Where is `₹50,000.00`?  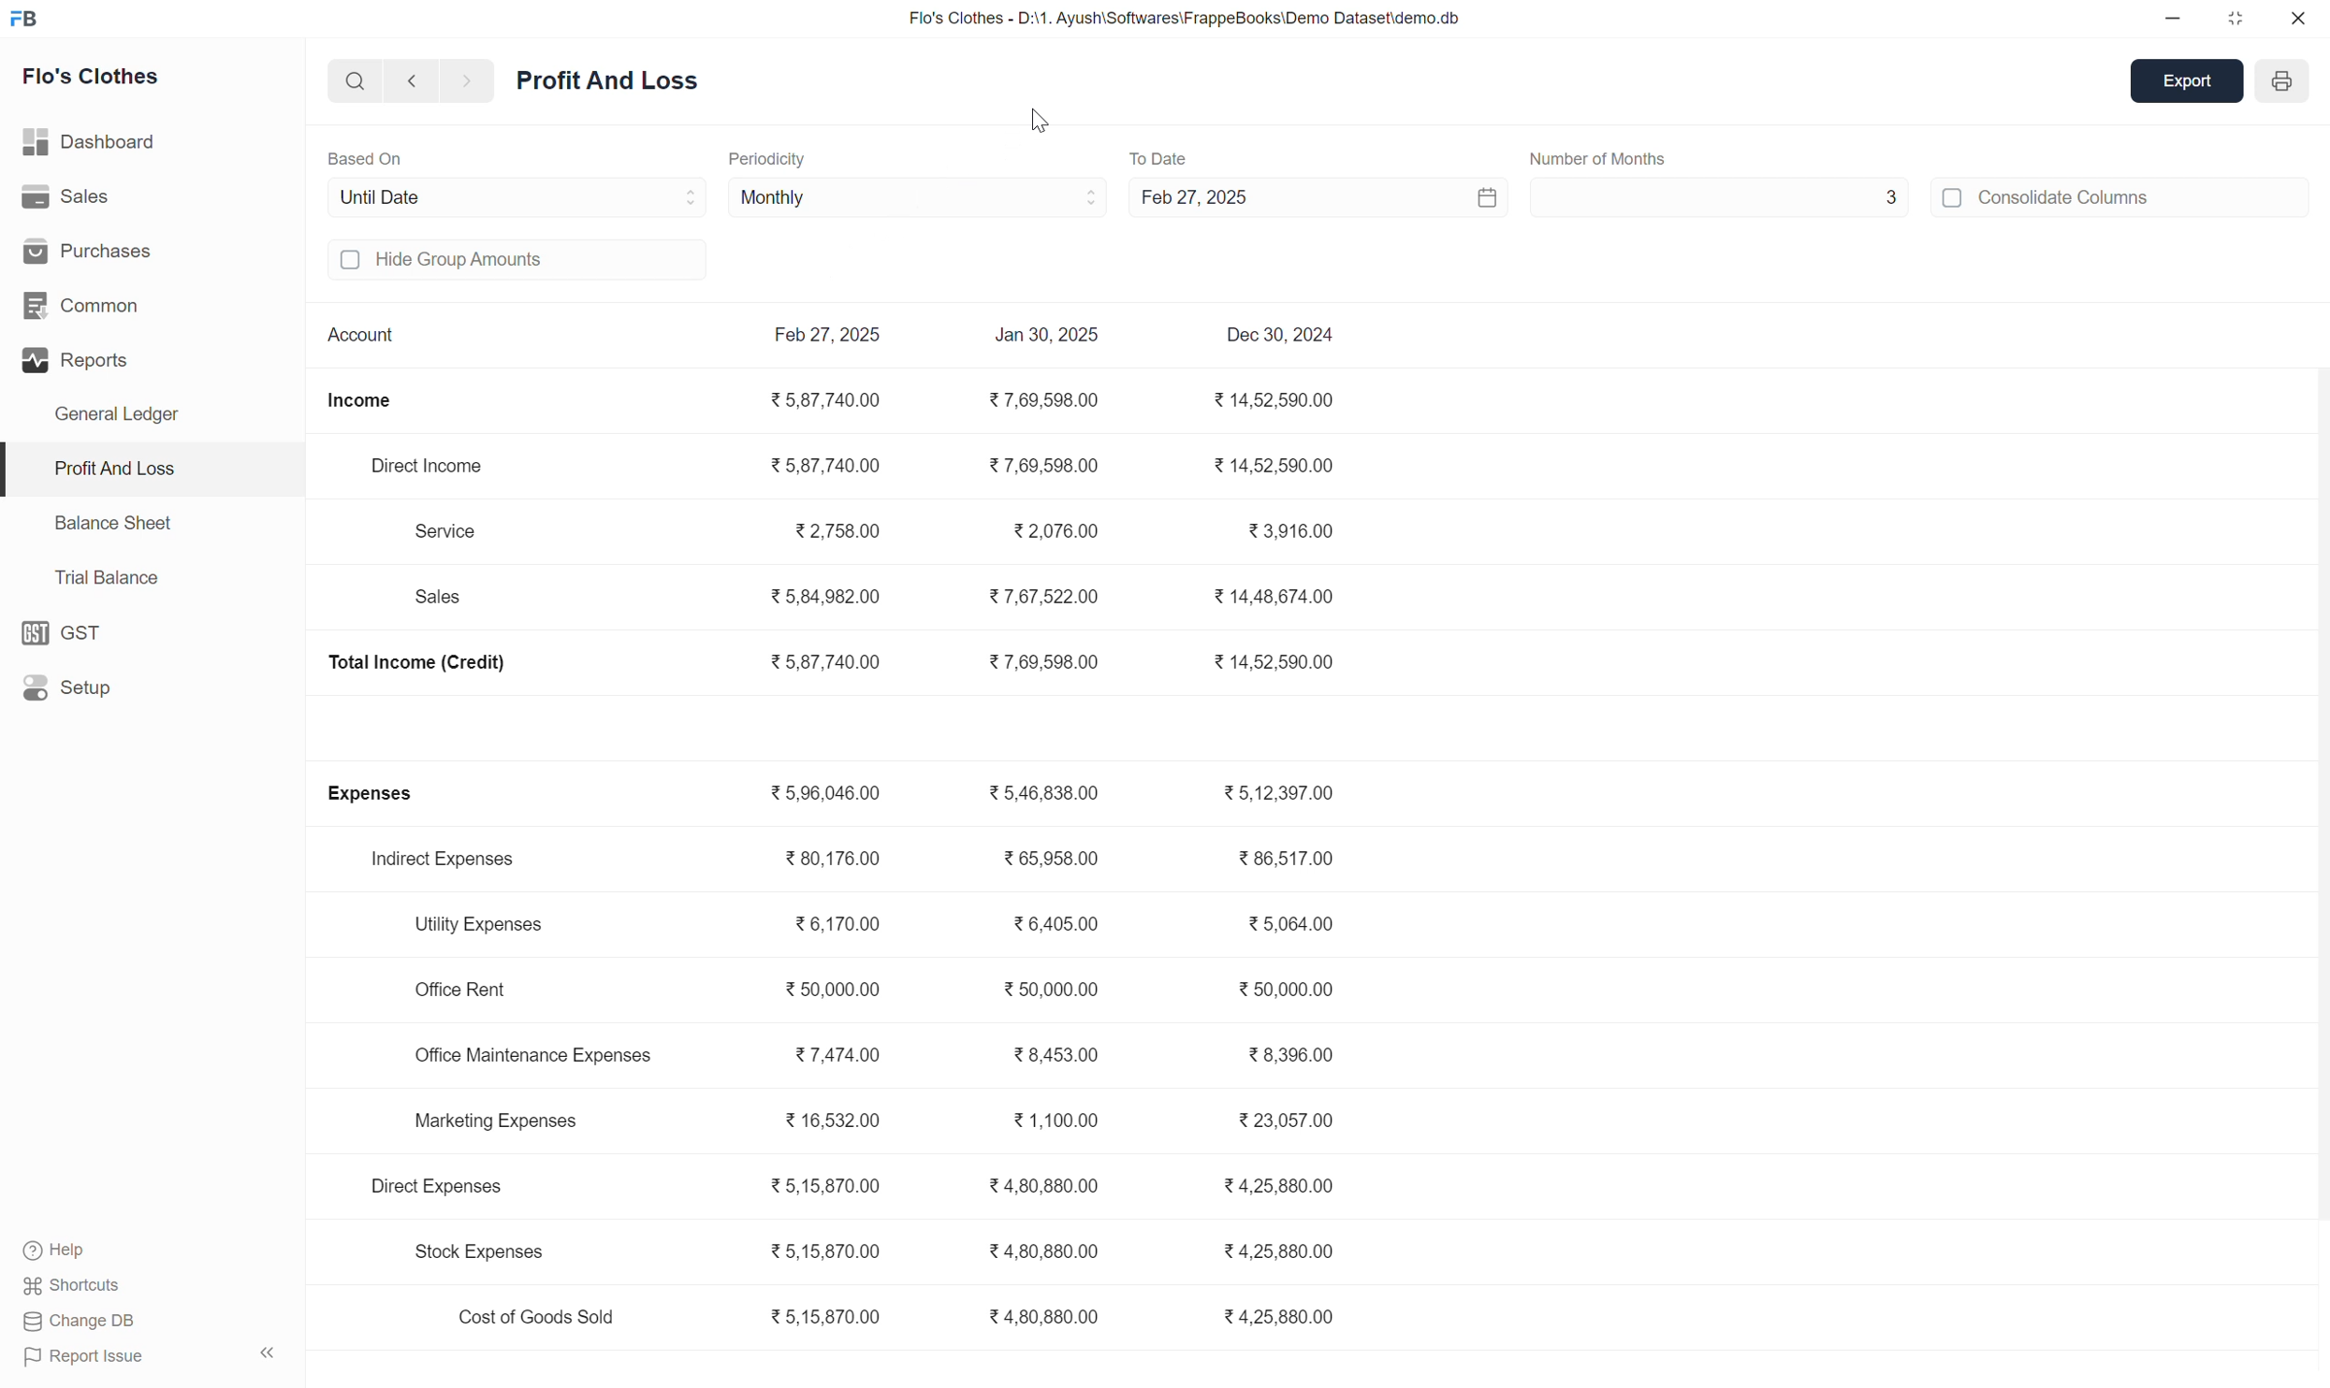 ₹50,000.00 is located at coordinates (1295, 994).